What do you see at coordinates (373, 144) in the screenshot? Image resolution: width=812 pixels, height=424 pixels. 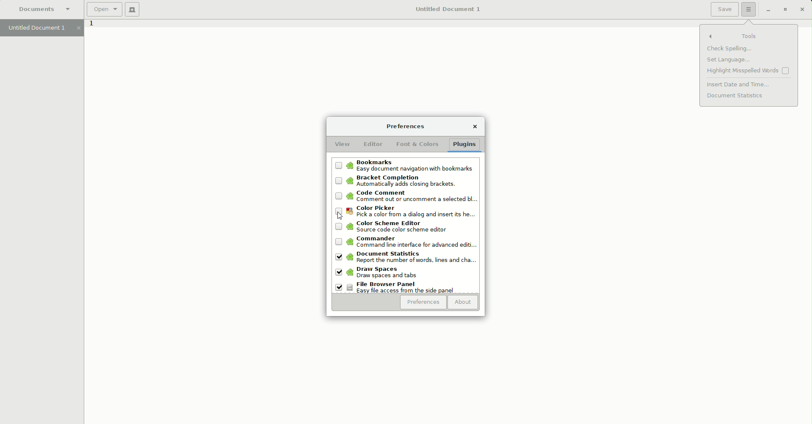 I see `Editor` at bounding box center [373, 144].